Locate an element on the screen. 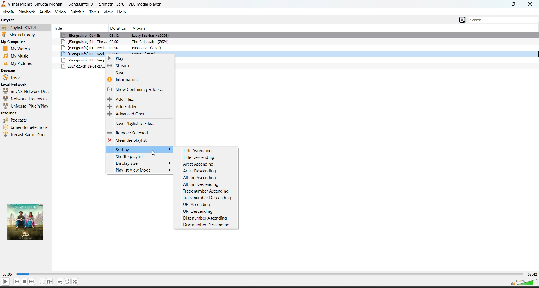 Image resolution: width=539 pixels, height=288 pixels. song is located at coordinates (295, 35).